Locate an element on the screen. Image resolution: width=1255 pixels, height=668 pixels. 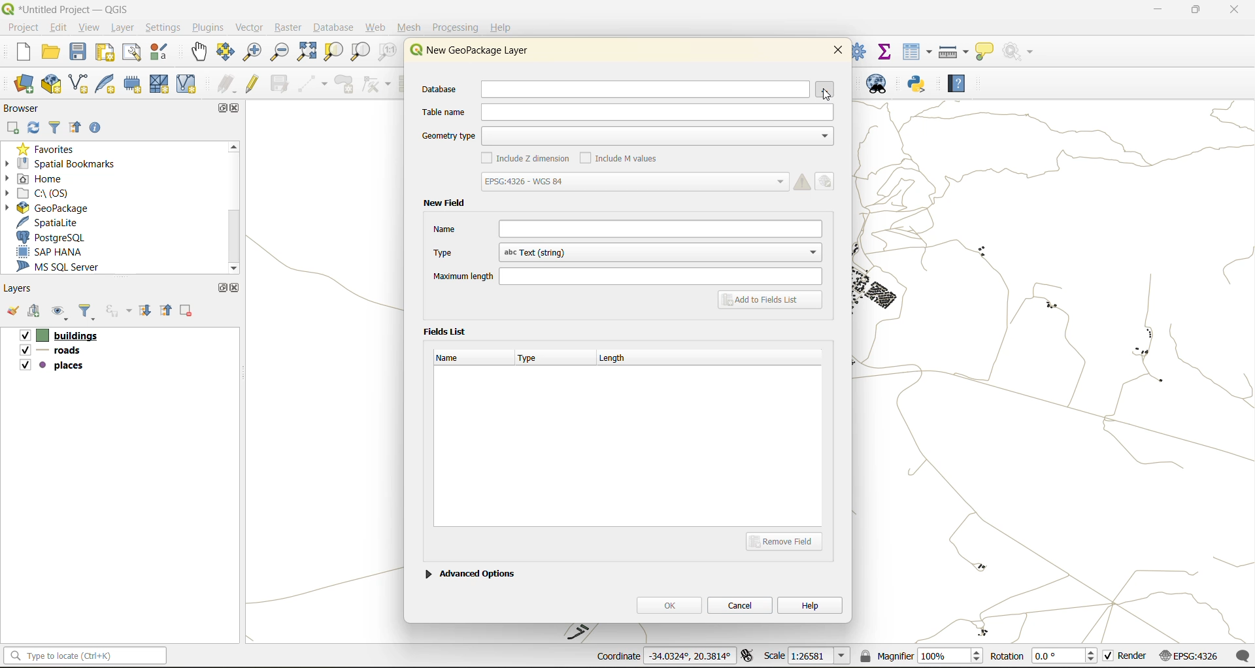
new geopackage layer is located at coordinates (473, 50).